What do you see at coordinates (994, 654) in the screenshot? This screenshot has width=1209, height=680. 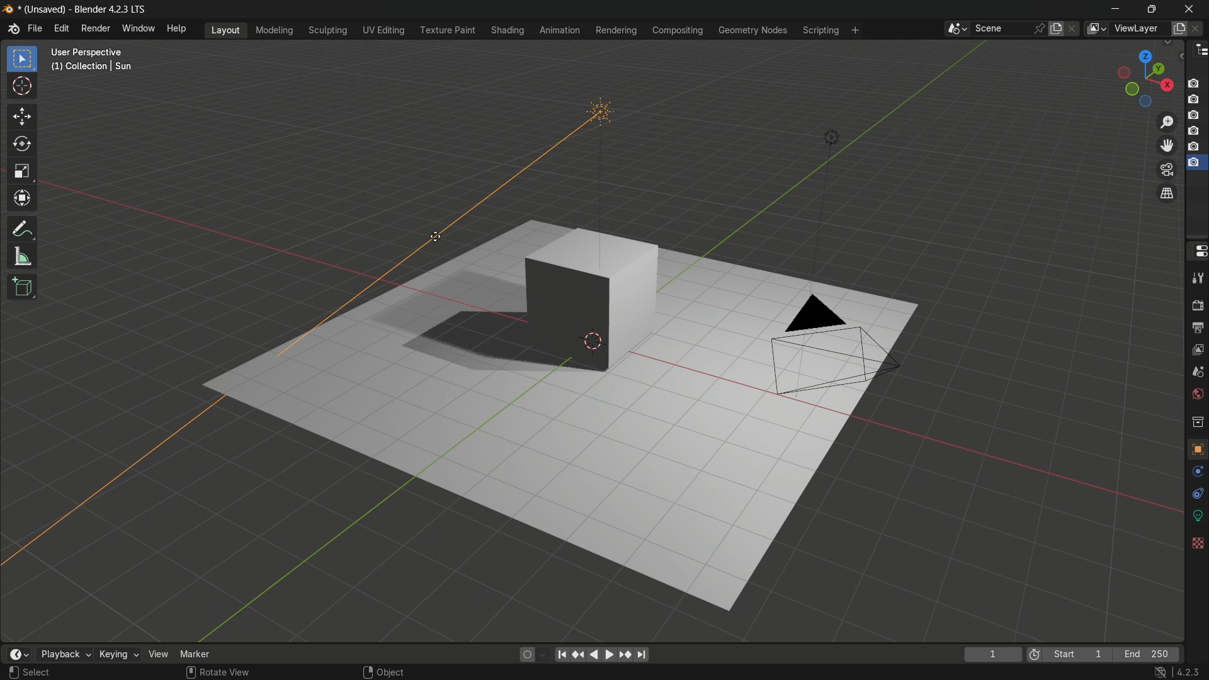 I see `1` at bounding box center [994, 654].